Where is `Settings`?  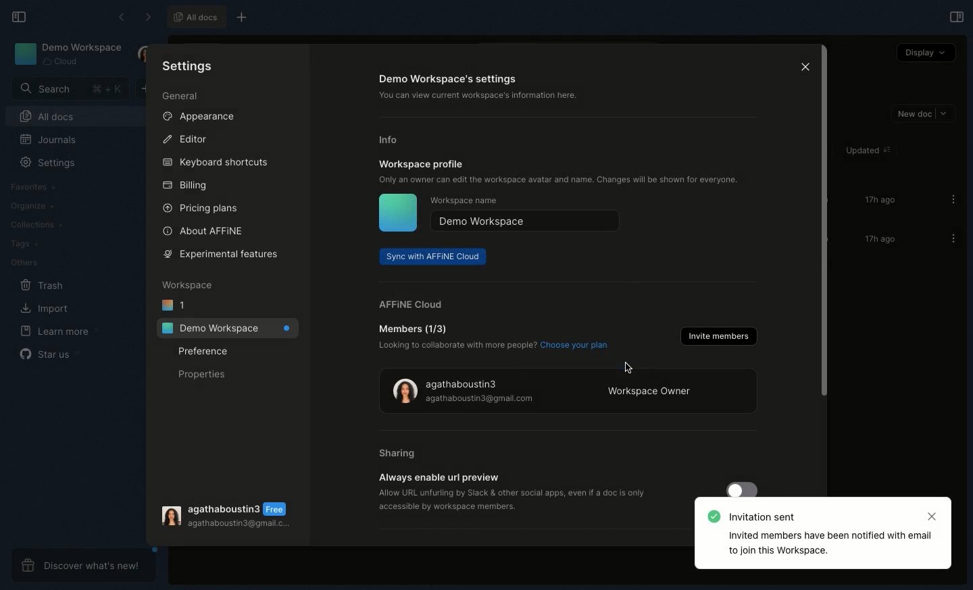
Settings is located at coordinates (193, 68).